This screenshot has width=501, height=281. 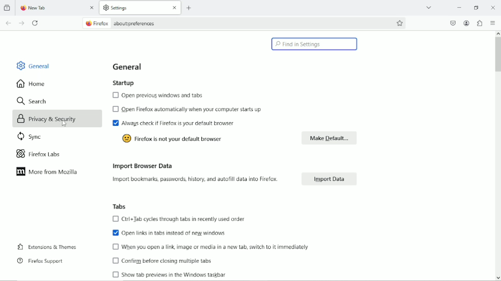 What do you see at coordinates (64, 123) in the screenshot?
I see `cursor movement` at bounding box center [64, 123].